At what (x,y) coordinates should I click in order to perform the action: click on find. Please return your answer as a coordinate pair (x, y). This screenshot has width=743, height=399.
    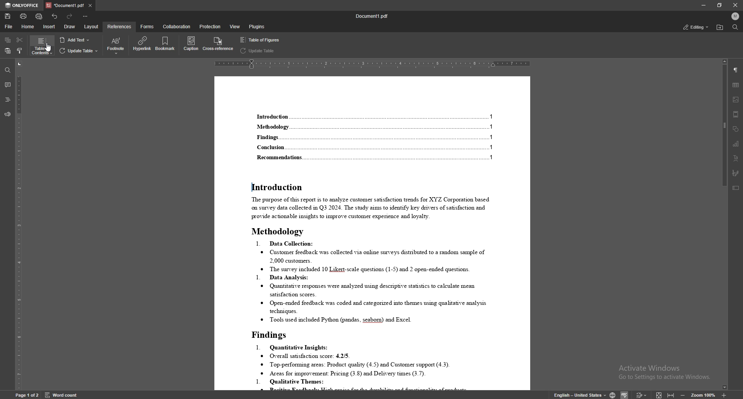
    Looking at the image, I should click on (735, 27).